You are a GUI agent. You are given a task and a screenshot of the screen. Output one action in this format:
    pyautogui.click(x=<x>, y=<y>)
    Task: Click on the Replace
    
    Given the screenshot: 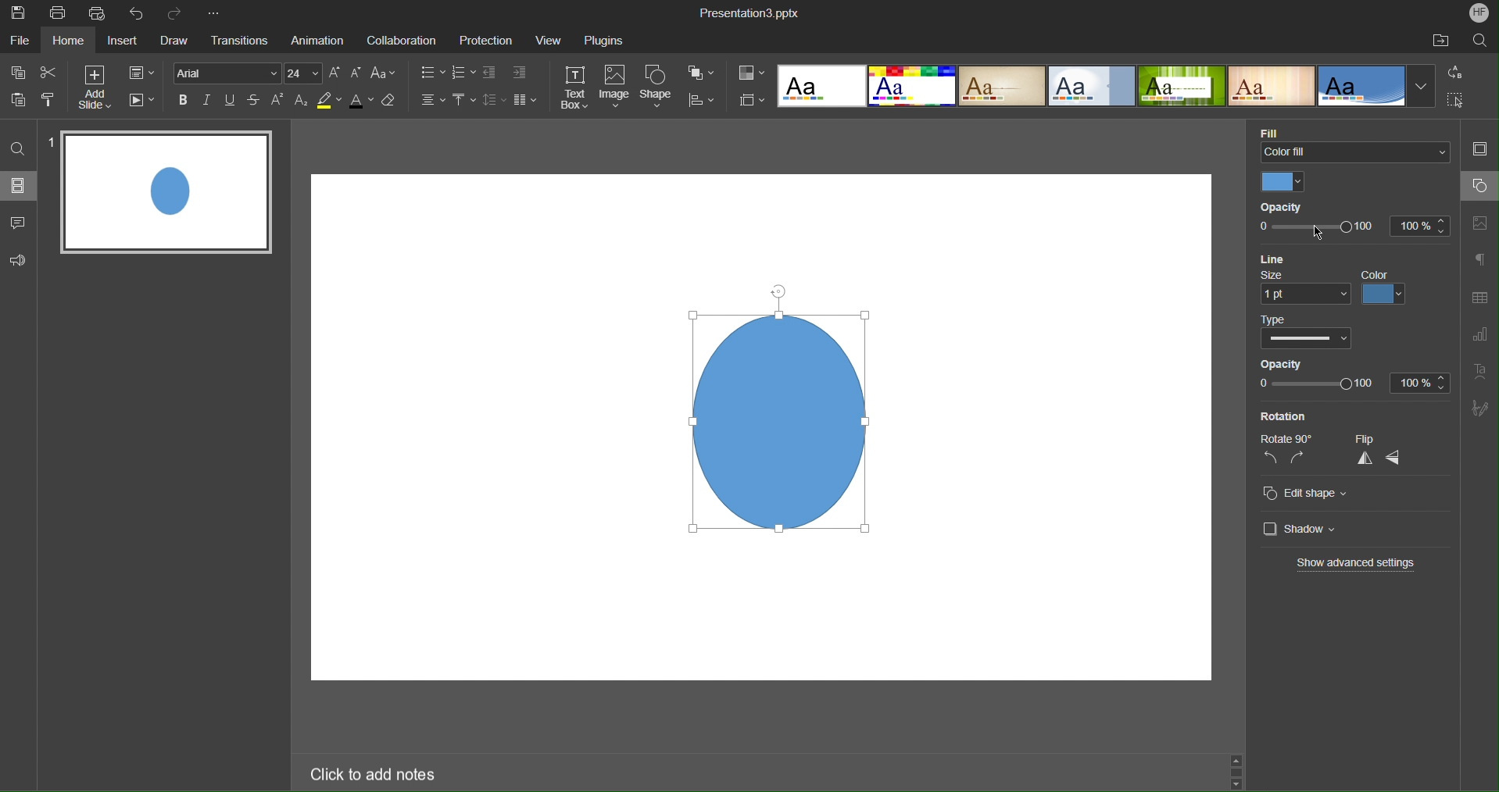 What is the action you would take?
    pyautogui.click(x=1453, y=72)
    